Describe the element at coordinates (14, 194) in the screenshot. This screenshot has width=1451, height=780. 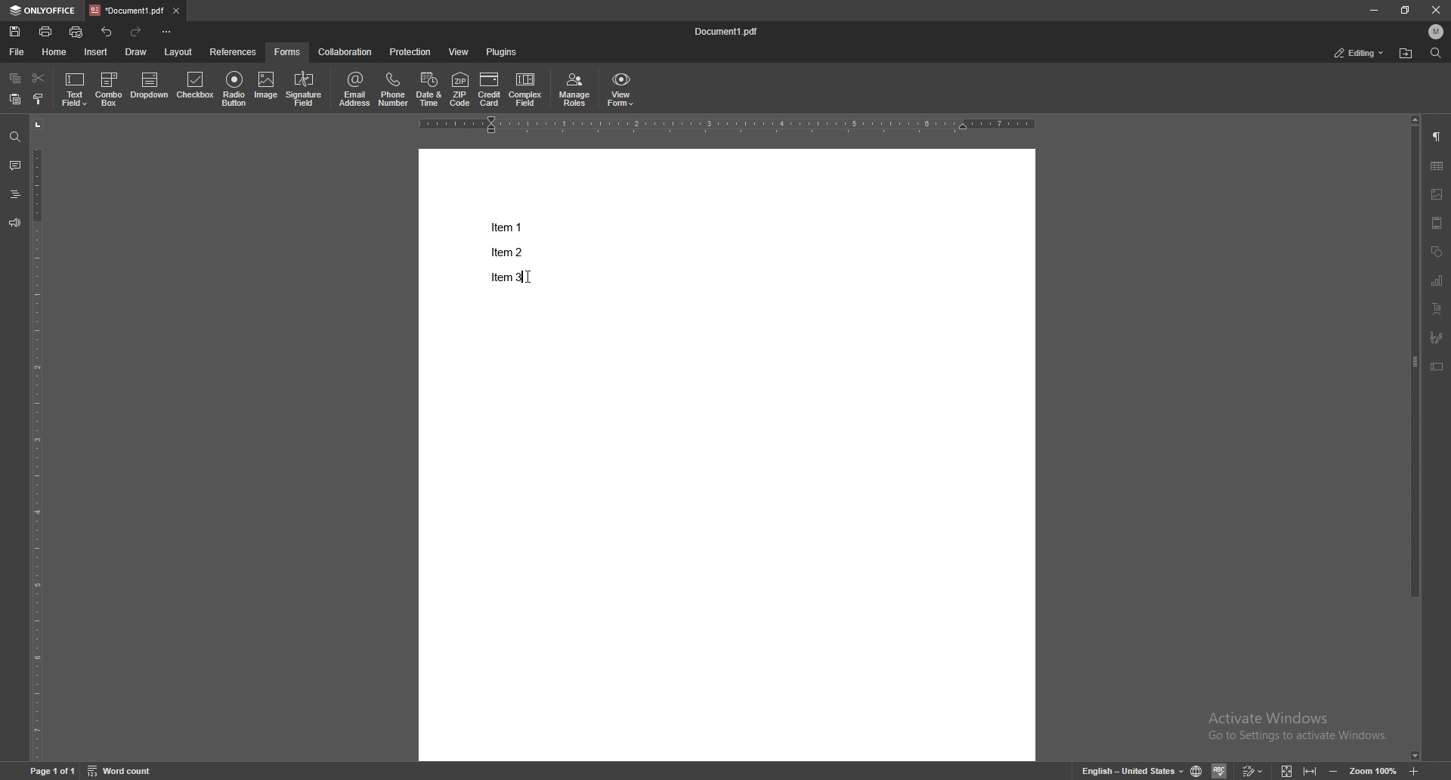
I see `heading` at that location.